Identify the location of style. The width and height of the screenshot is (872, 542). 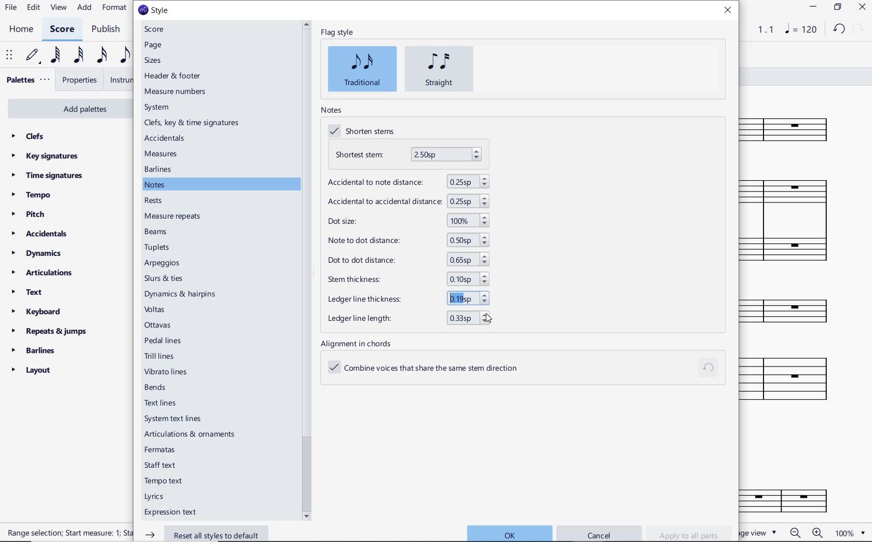
(154, 11).